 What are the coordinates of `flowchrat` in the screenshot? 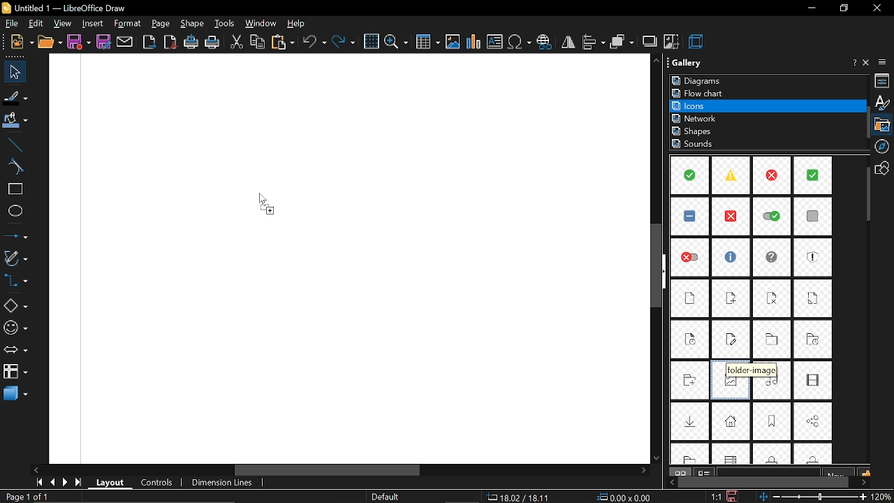 It's located at (701, 93).